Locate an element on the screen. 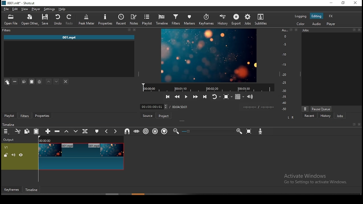 This screenshot has width=363, height=204. player is located at coordinates (332, 24).